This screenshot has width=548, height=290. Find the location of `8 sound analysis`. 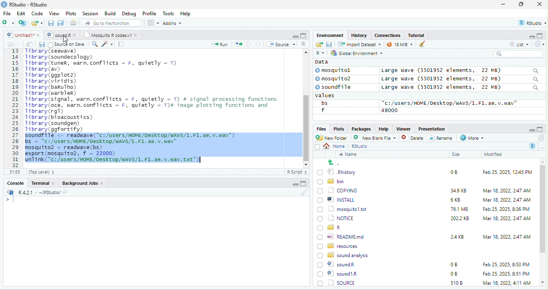

8 sound analysis is located at coordinates (344, 255).